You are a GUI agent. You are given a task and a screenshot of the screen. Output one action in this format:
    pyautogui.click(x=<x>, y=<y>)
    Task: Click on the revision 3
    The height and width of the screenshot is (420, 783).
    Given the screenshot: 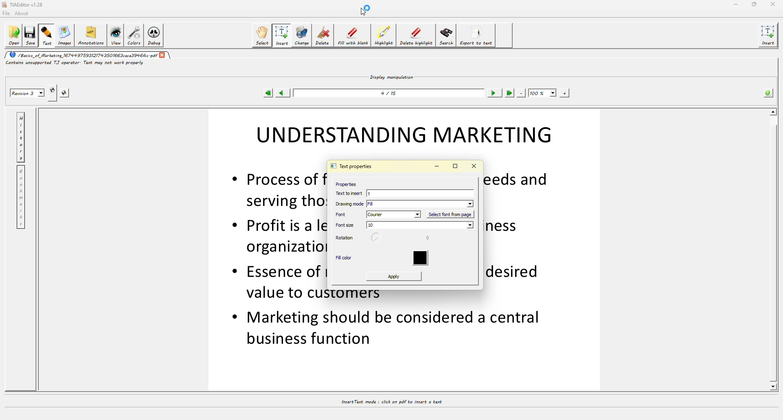 What is the action you would take?
    pyautogui.click(x=27, y=94)
    